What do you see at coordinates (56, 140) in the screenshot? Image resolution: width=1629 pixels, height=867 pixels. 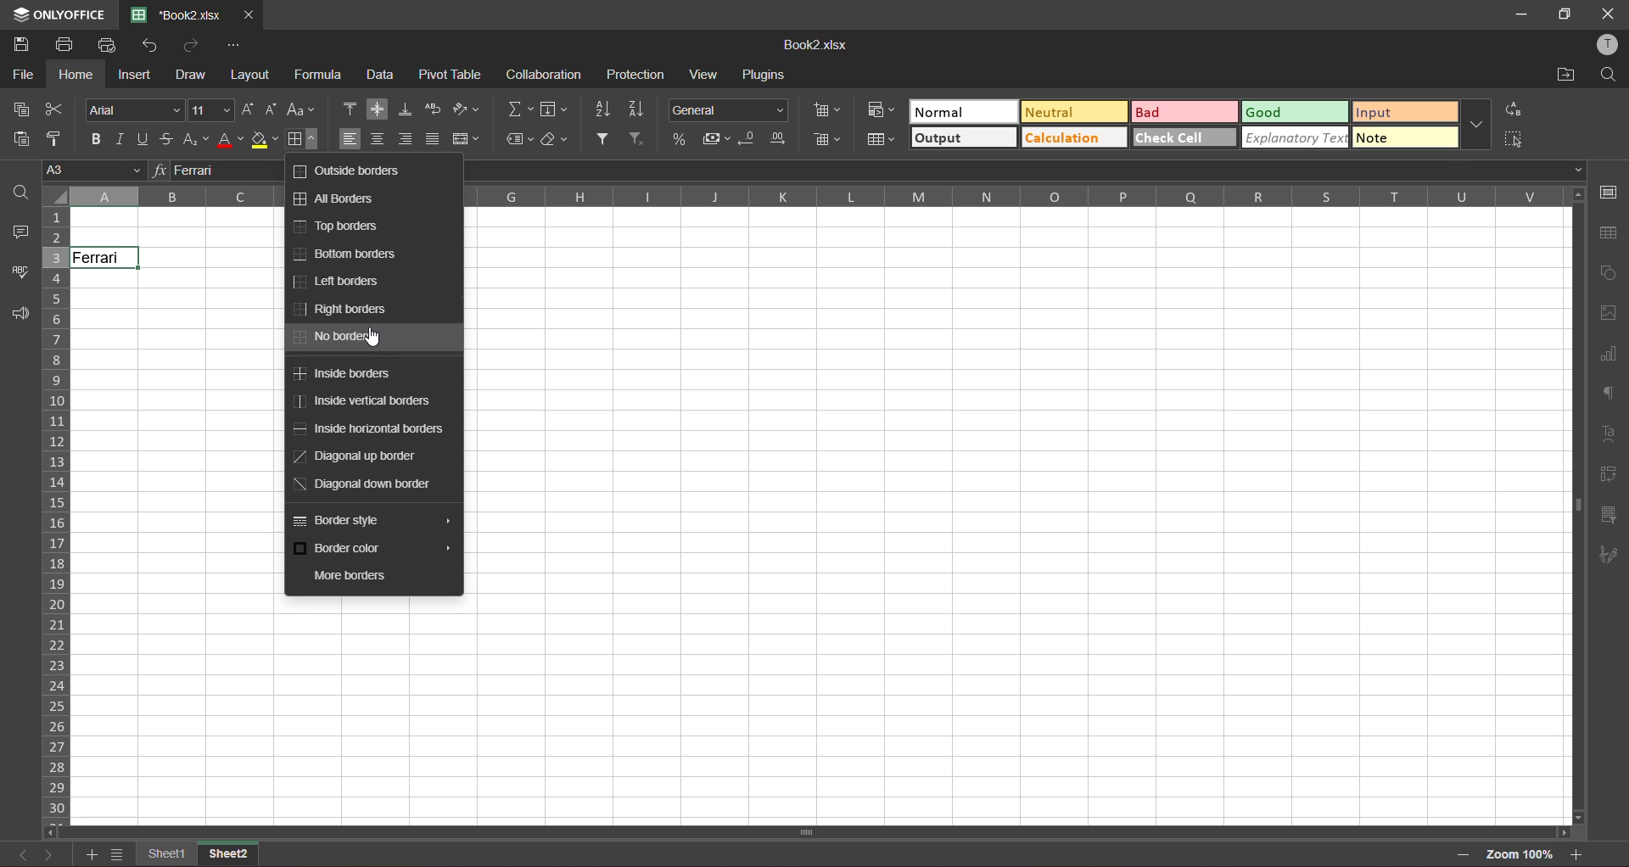 I see `copy style` at bounding box center [56, 140].